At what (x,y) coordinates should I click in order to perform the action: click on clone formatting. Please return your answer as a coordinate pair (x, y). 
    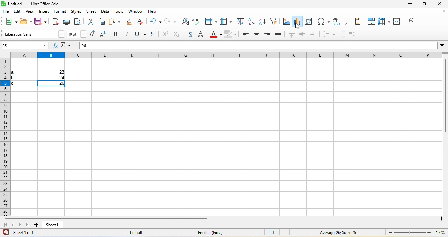
    Looking at the image, I should click on (130, 22).